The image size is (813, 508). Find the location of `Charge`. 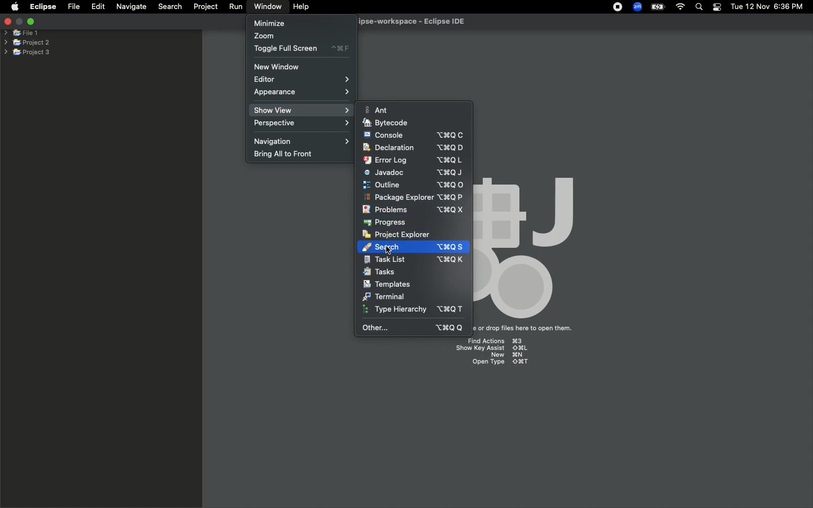

Charge is located at coordinates (657, 7).